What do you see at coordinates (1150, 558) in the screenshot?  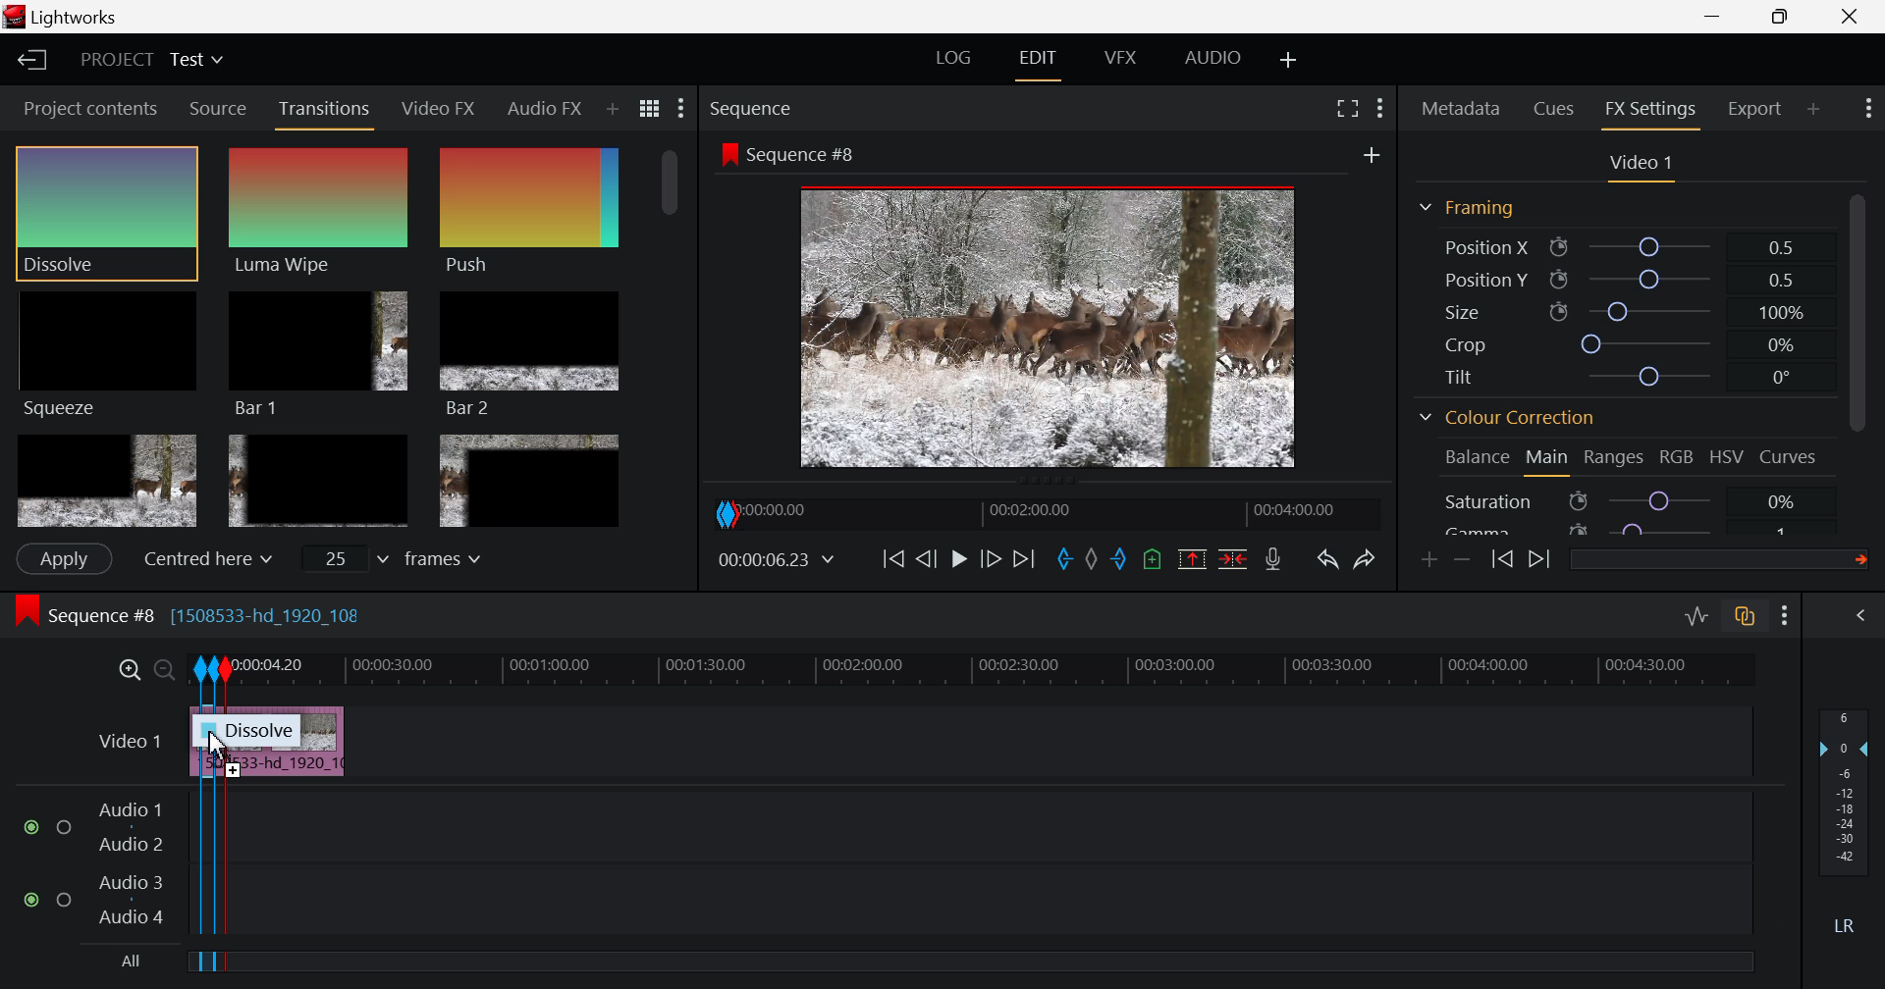 I see `Remove all cues` at bounding box center [1150, 558].